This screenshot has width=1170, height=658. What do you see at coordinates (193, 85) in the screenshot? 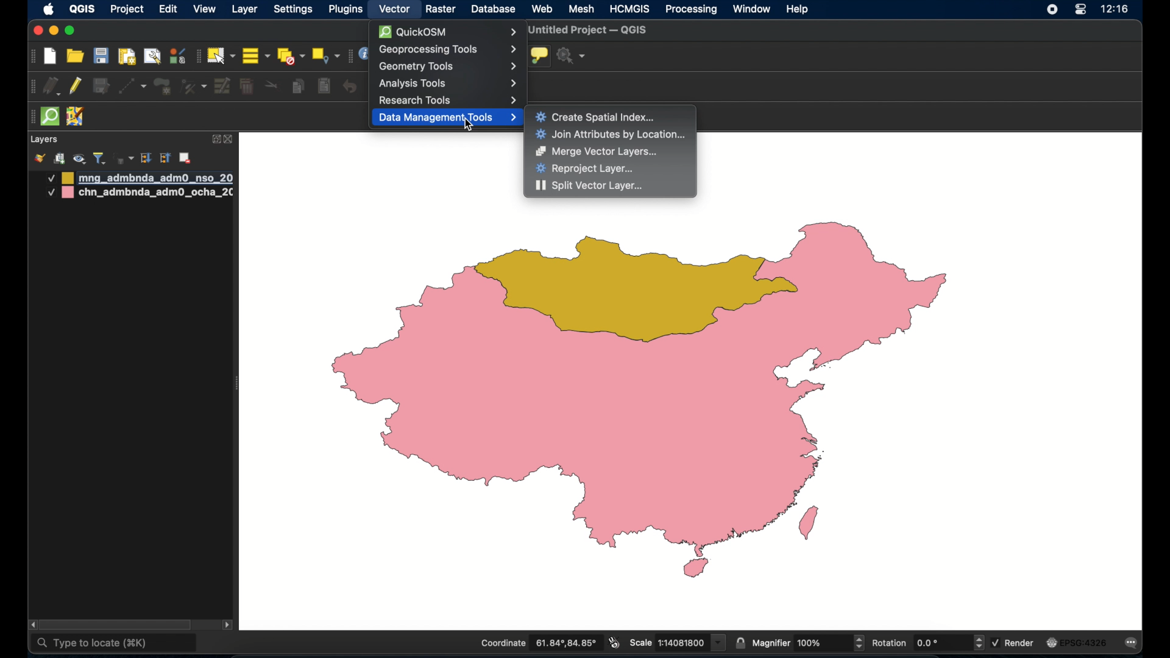
I see `vertex tool` at bounding box center [193, 85].